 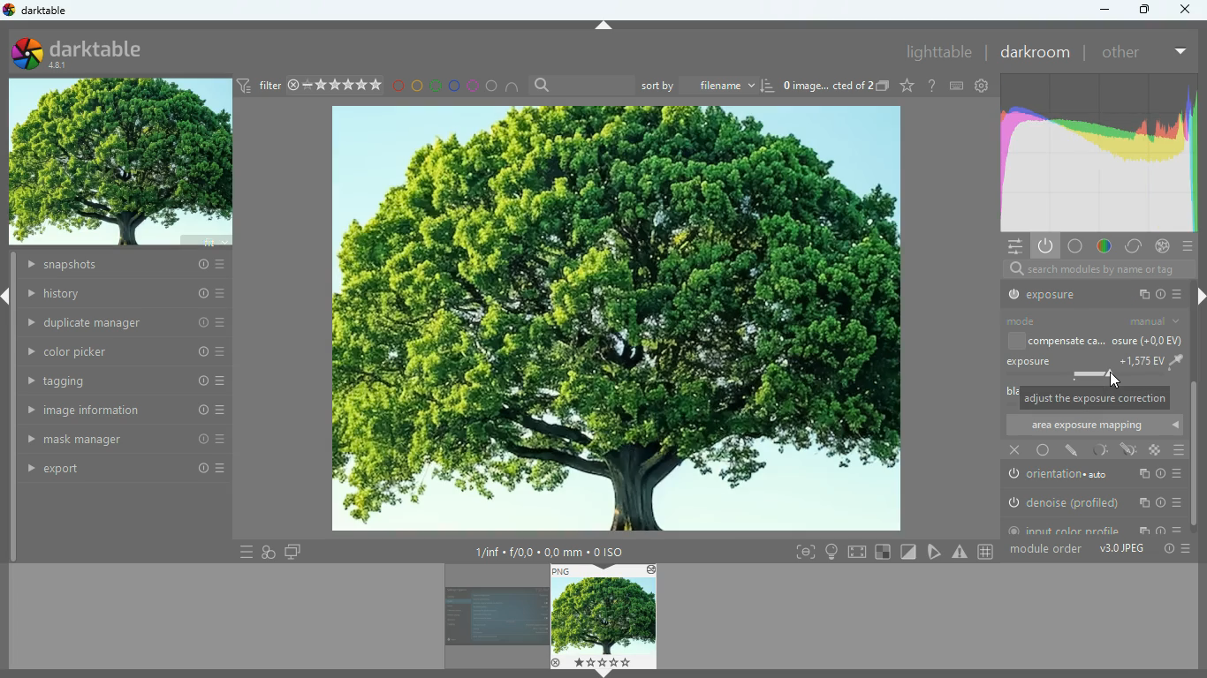 I want to click on compensate, so click(x=1100, y=340).